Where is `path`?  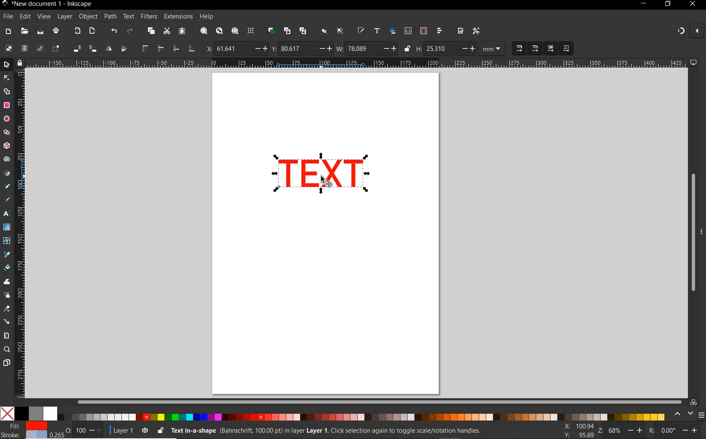
path is located at coordinates (110, 17).